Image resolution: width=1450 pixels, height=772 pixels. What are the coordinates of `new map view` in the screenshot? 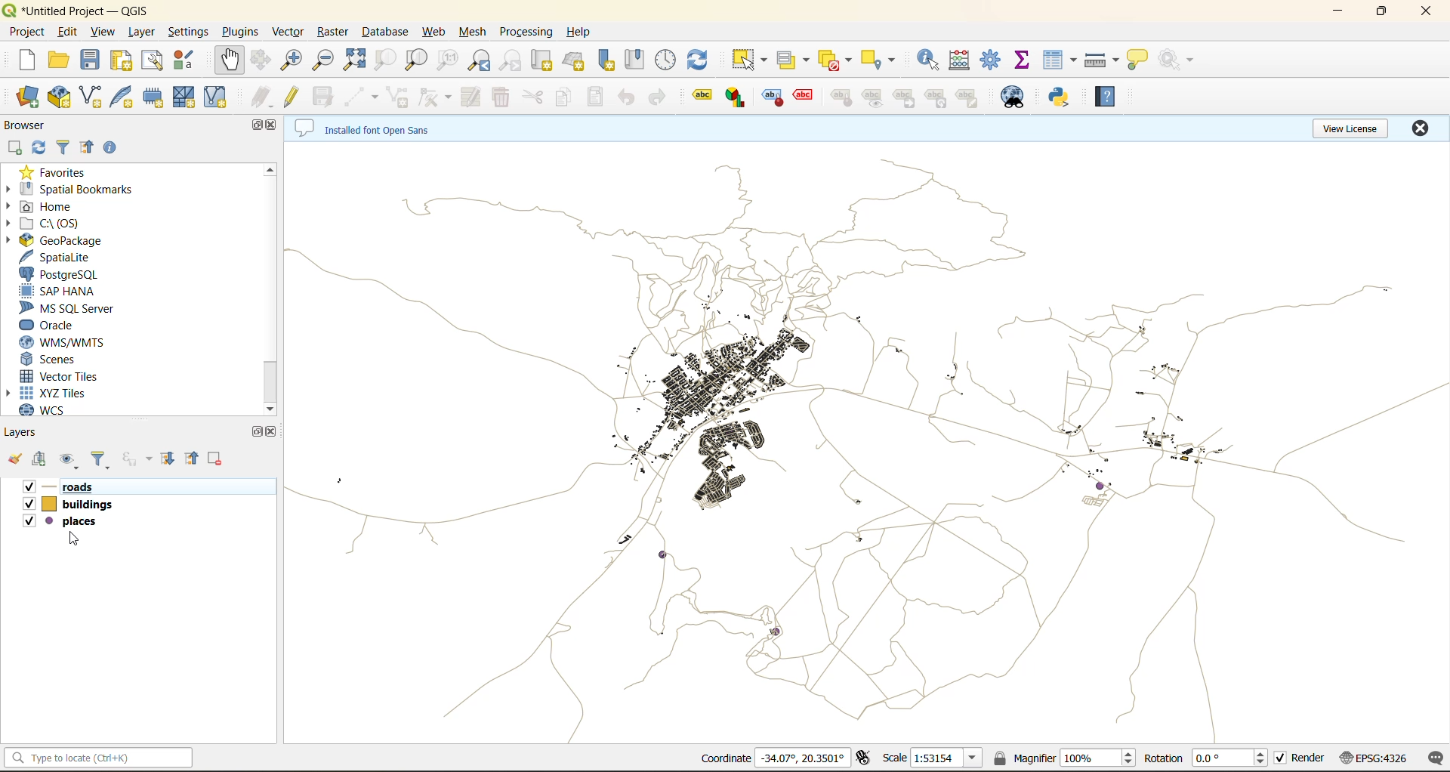 It's located at (543, 60).